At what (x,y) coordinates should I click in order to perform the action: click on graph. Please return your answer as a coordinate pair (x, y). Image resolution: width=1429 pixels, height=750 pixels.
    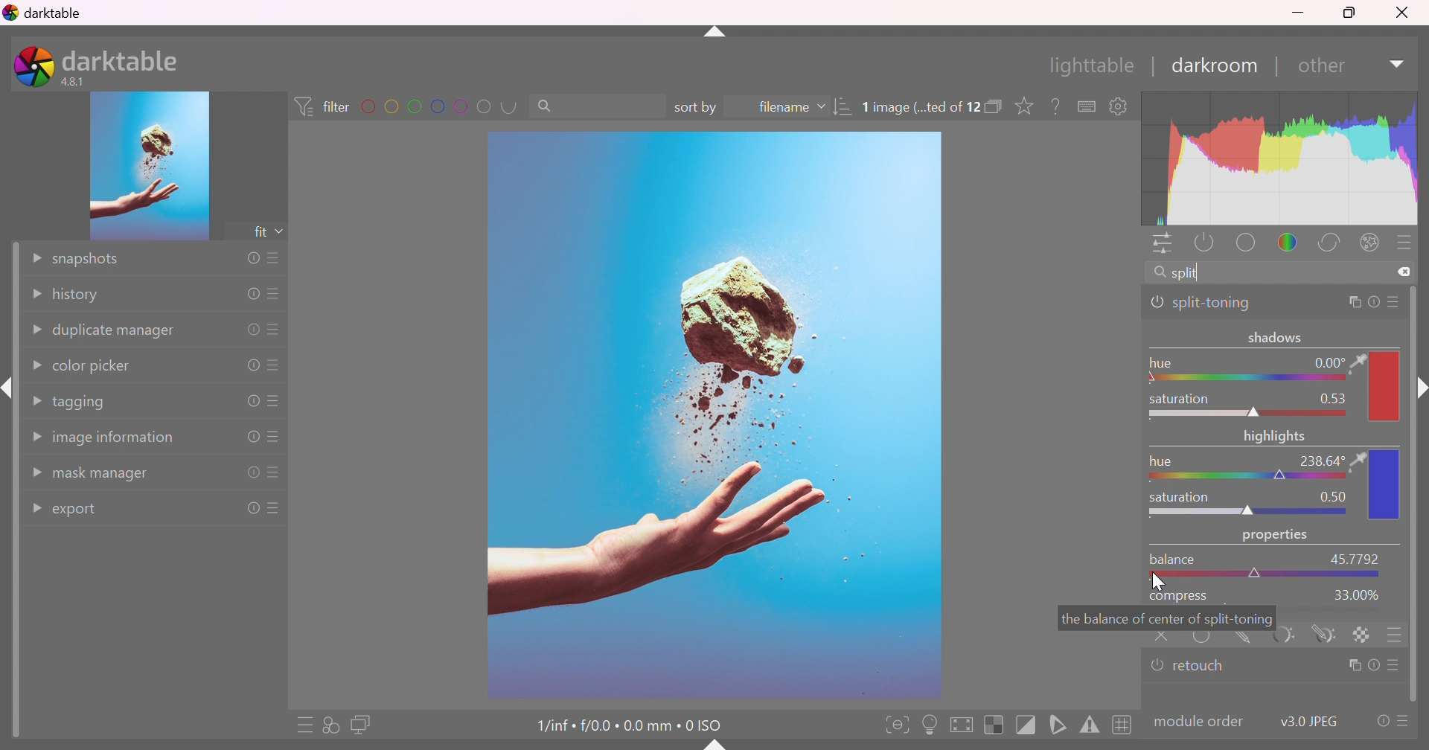
    Looking at the image, I should click on (1280, 159).